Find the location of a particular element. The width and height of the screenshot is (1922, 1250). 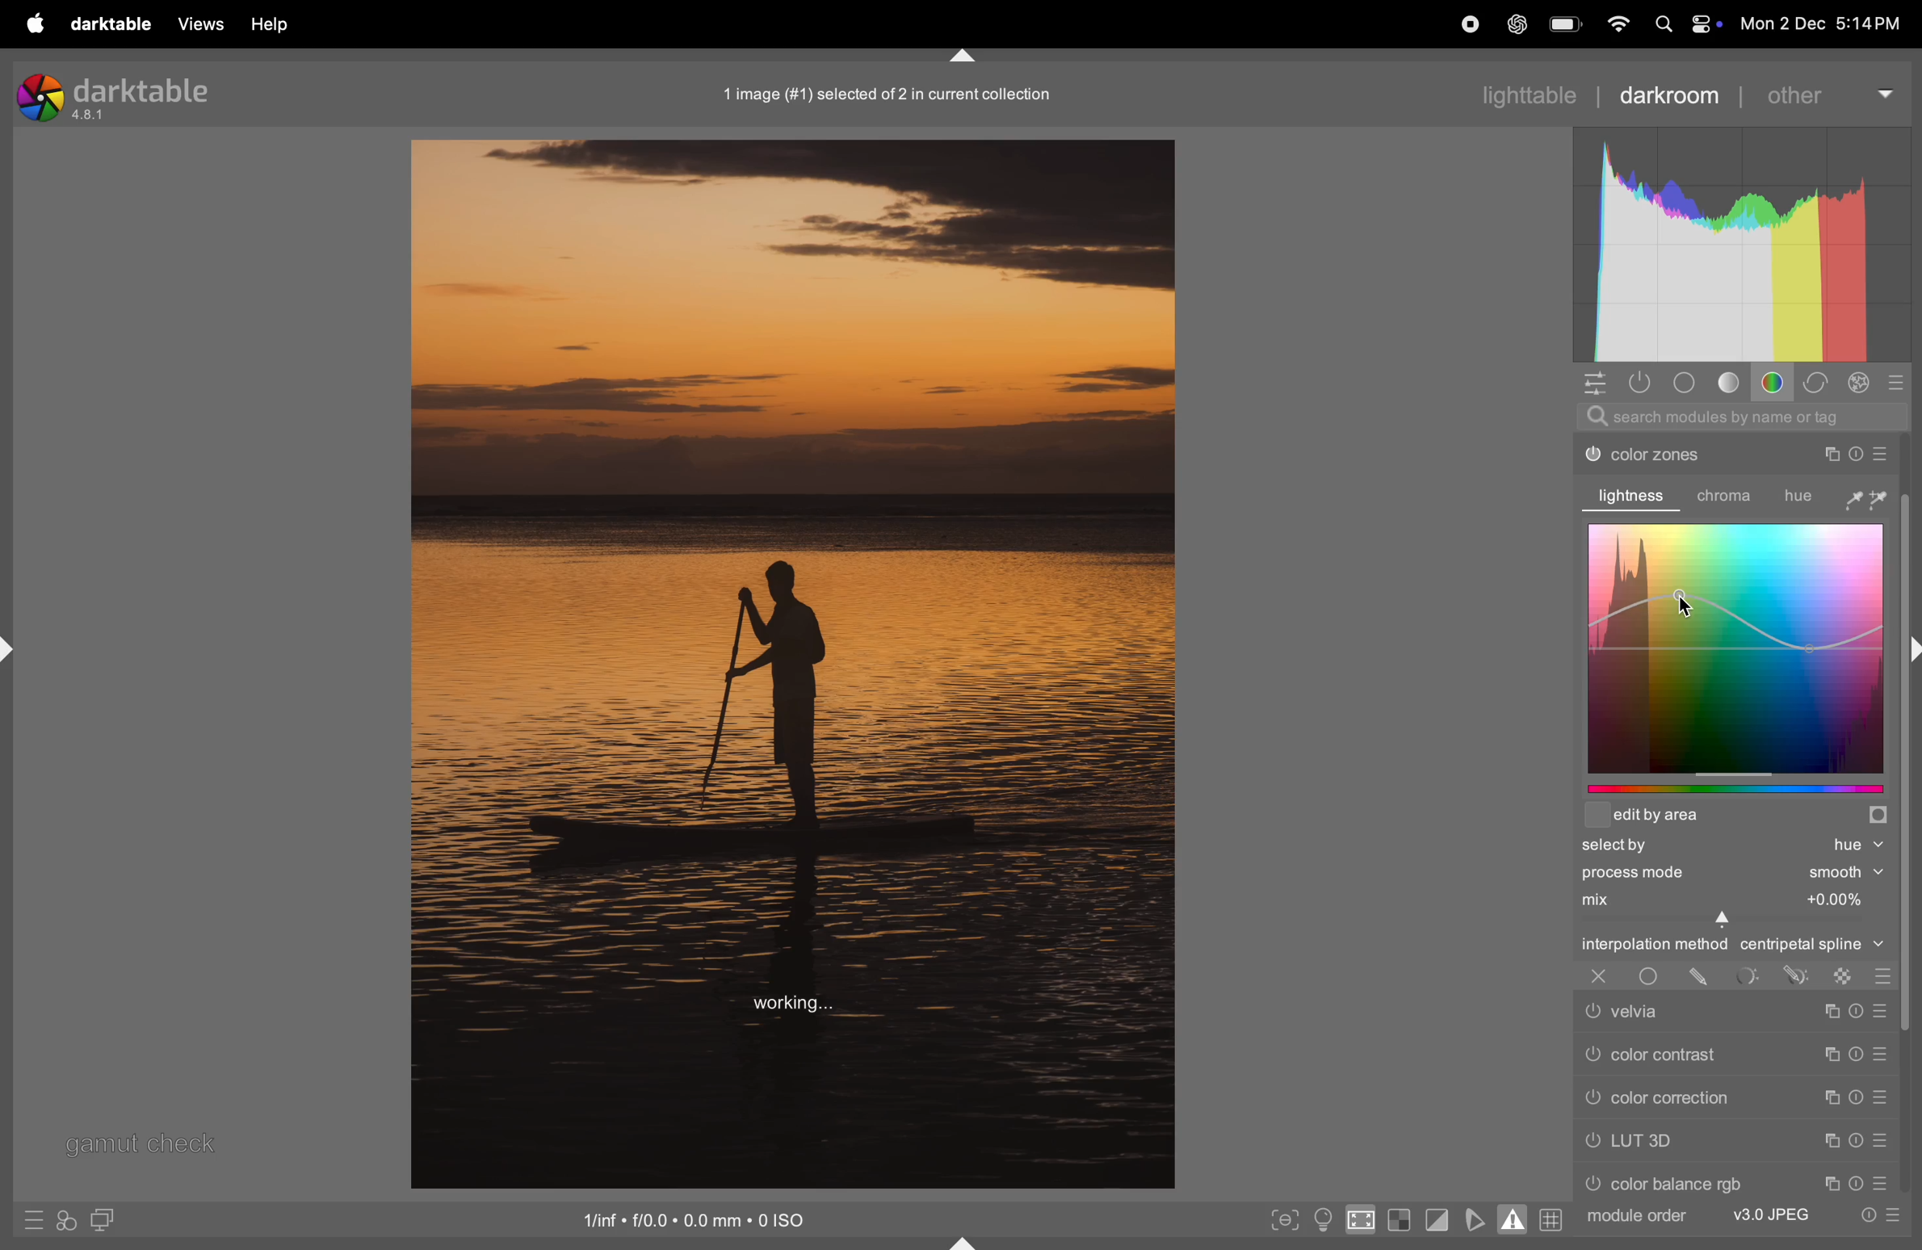

Search is located at coordinates (1664, 25).